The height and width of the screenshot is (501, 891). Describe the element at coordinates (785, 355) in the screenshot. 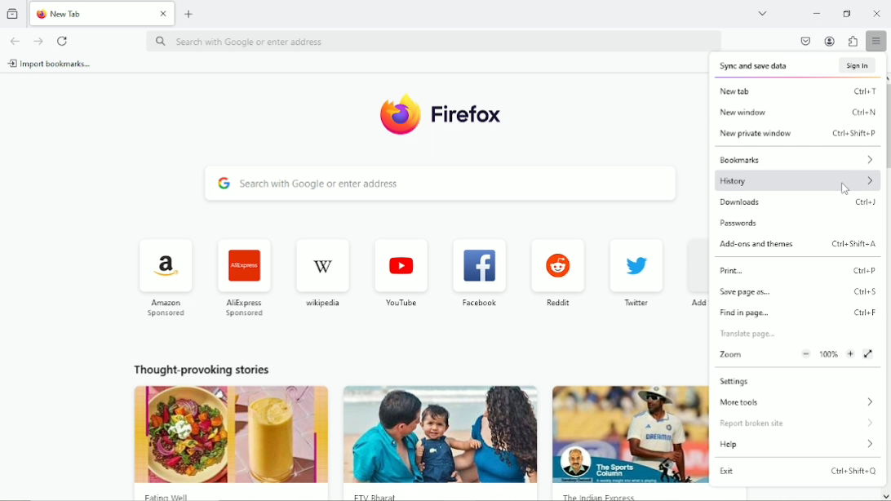

I see `zoom` at that location.